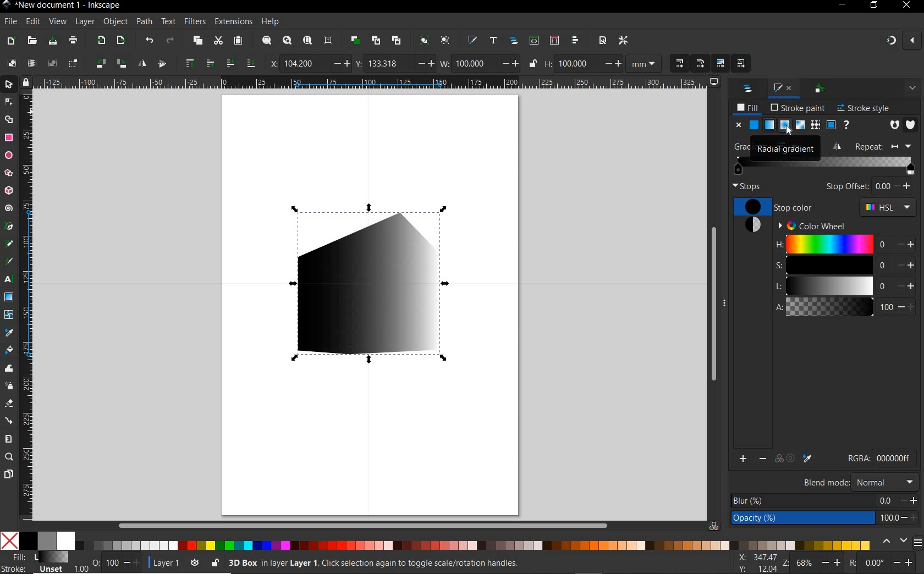 This screenshot has width=924, height=574. Describe the element at coordinates (74, 40) in the screenshot. I see `PRINT` at that location.